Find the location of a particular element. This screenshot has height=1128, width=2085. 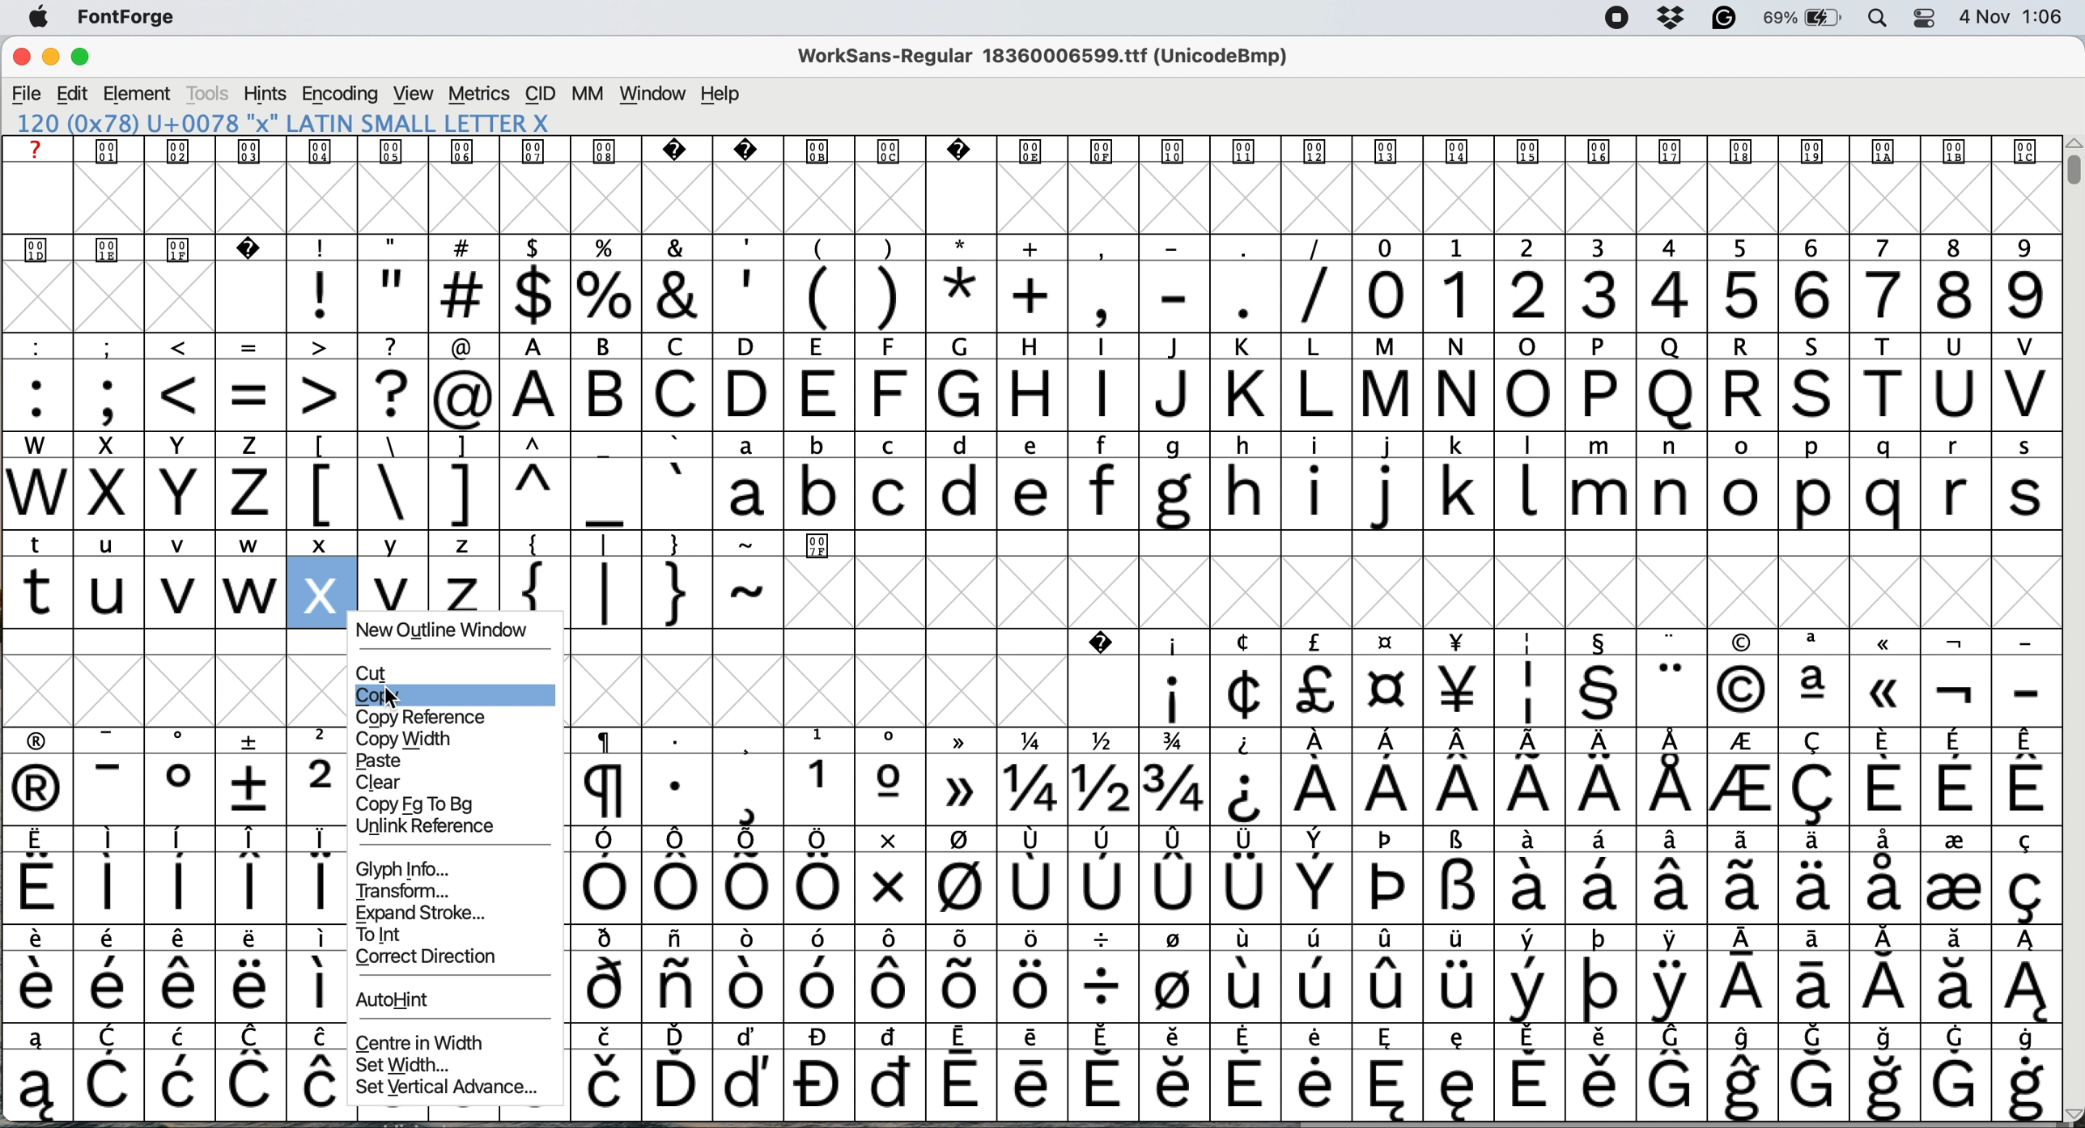

maximise is located at coordinates (90, 60).